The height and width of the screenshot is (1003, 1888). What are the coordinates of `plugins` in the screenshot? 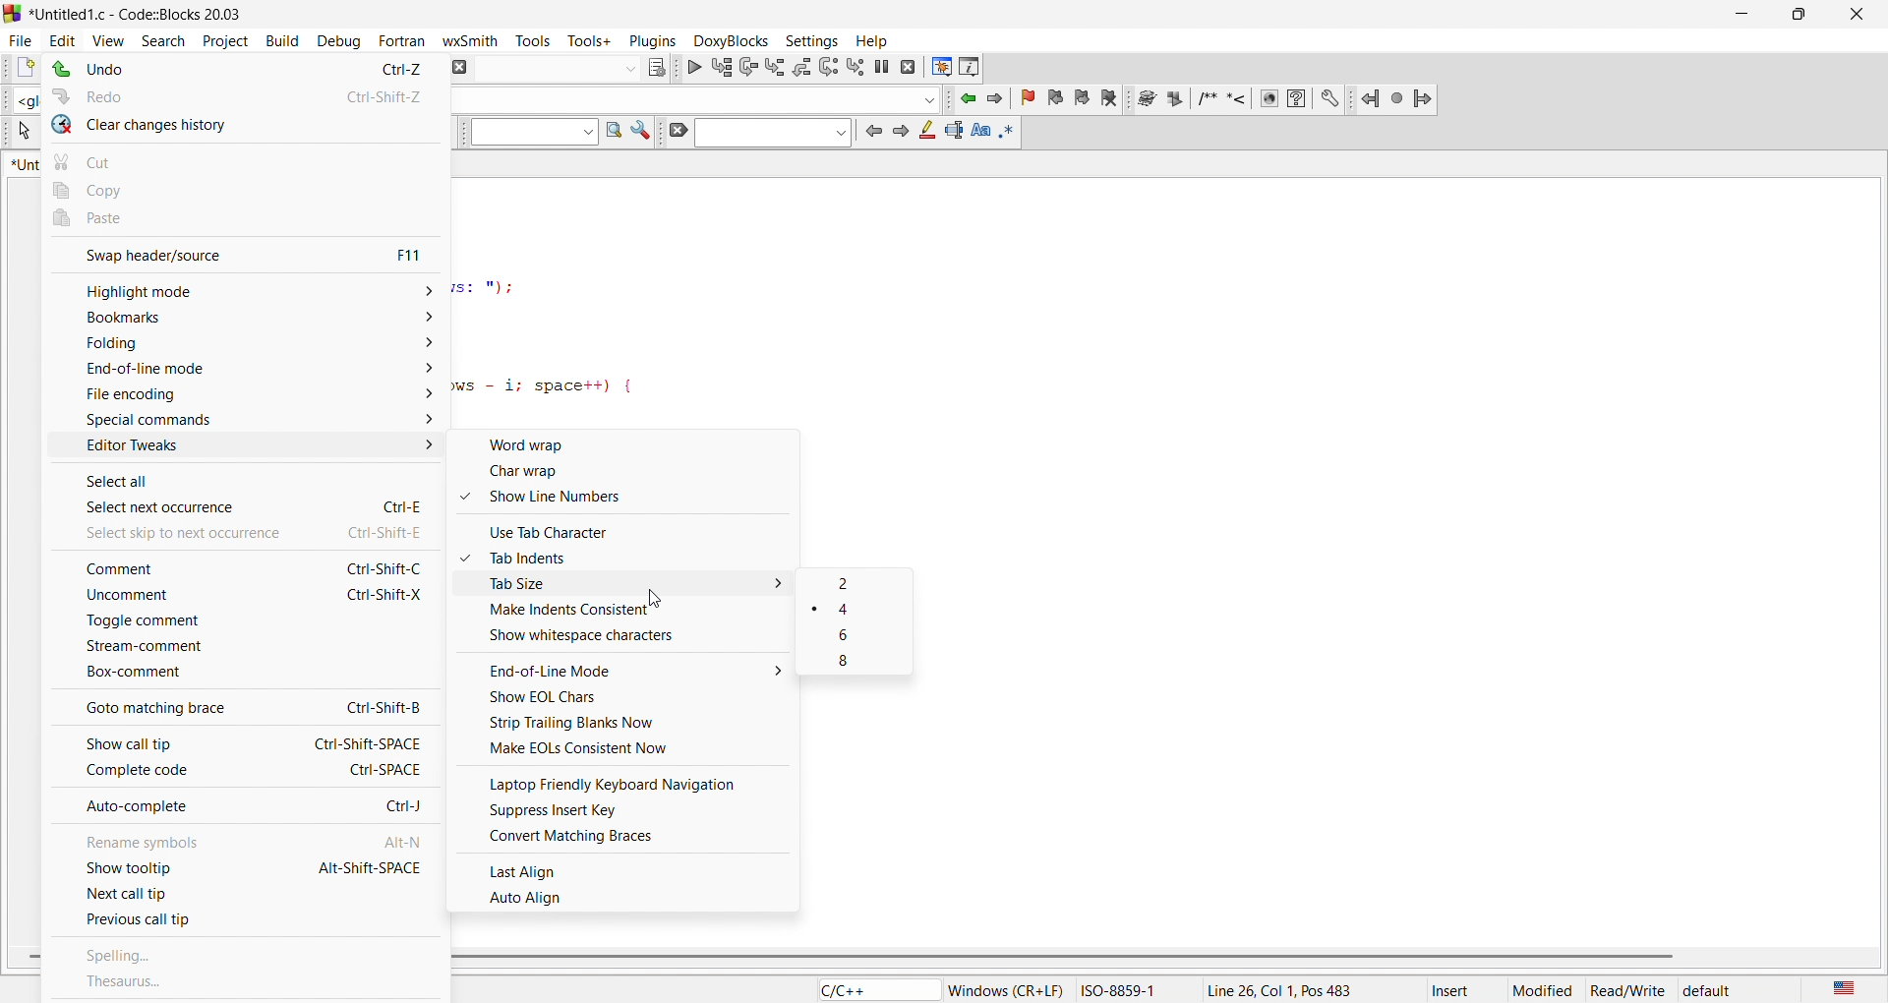 It's located at (651, 39).